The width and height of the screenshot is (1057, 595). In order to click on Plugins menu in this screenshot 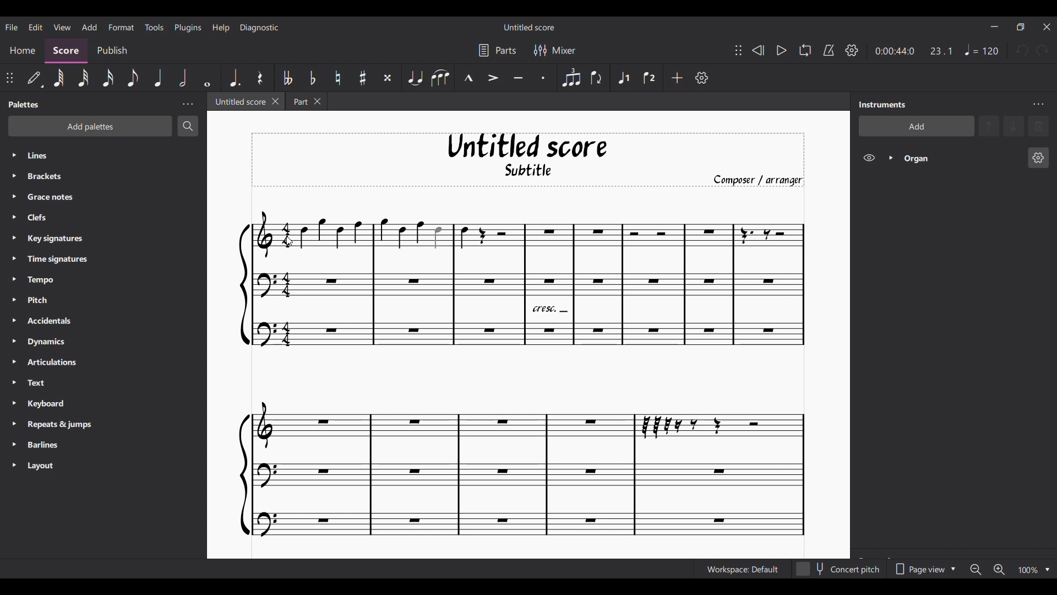, I will do `click(188, 28)`.